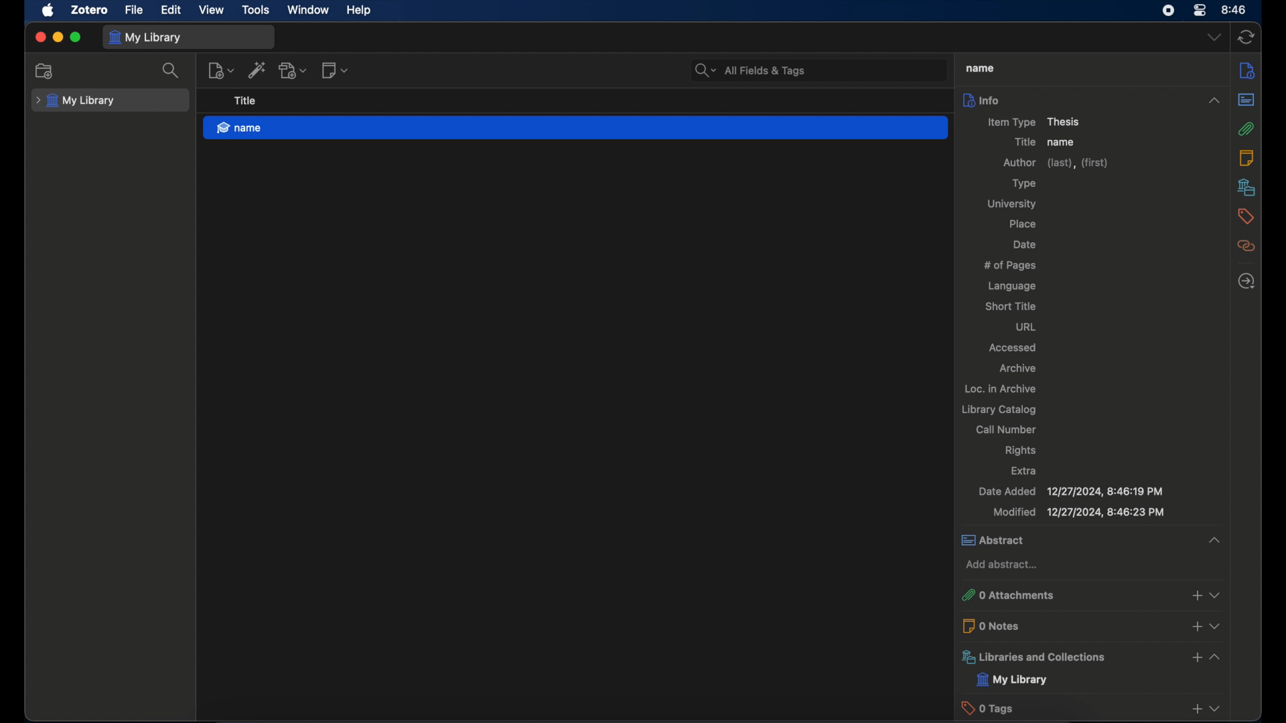 The width and height of the screenshot is (1286, 723). What do you see at coordinates (221, 71) in the screenshot?
I see `new item` at bounding box center [221, 71].